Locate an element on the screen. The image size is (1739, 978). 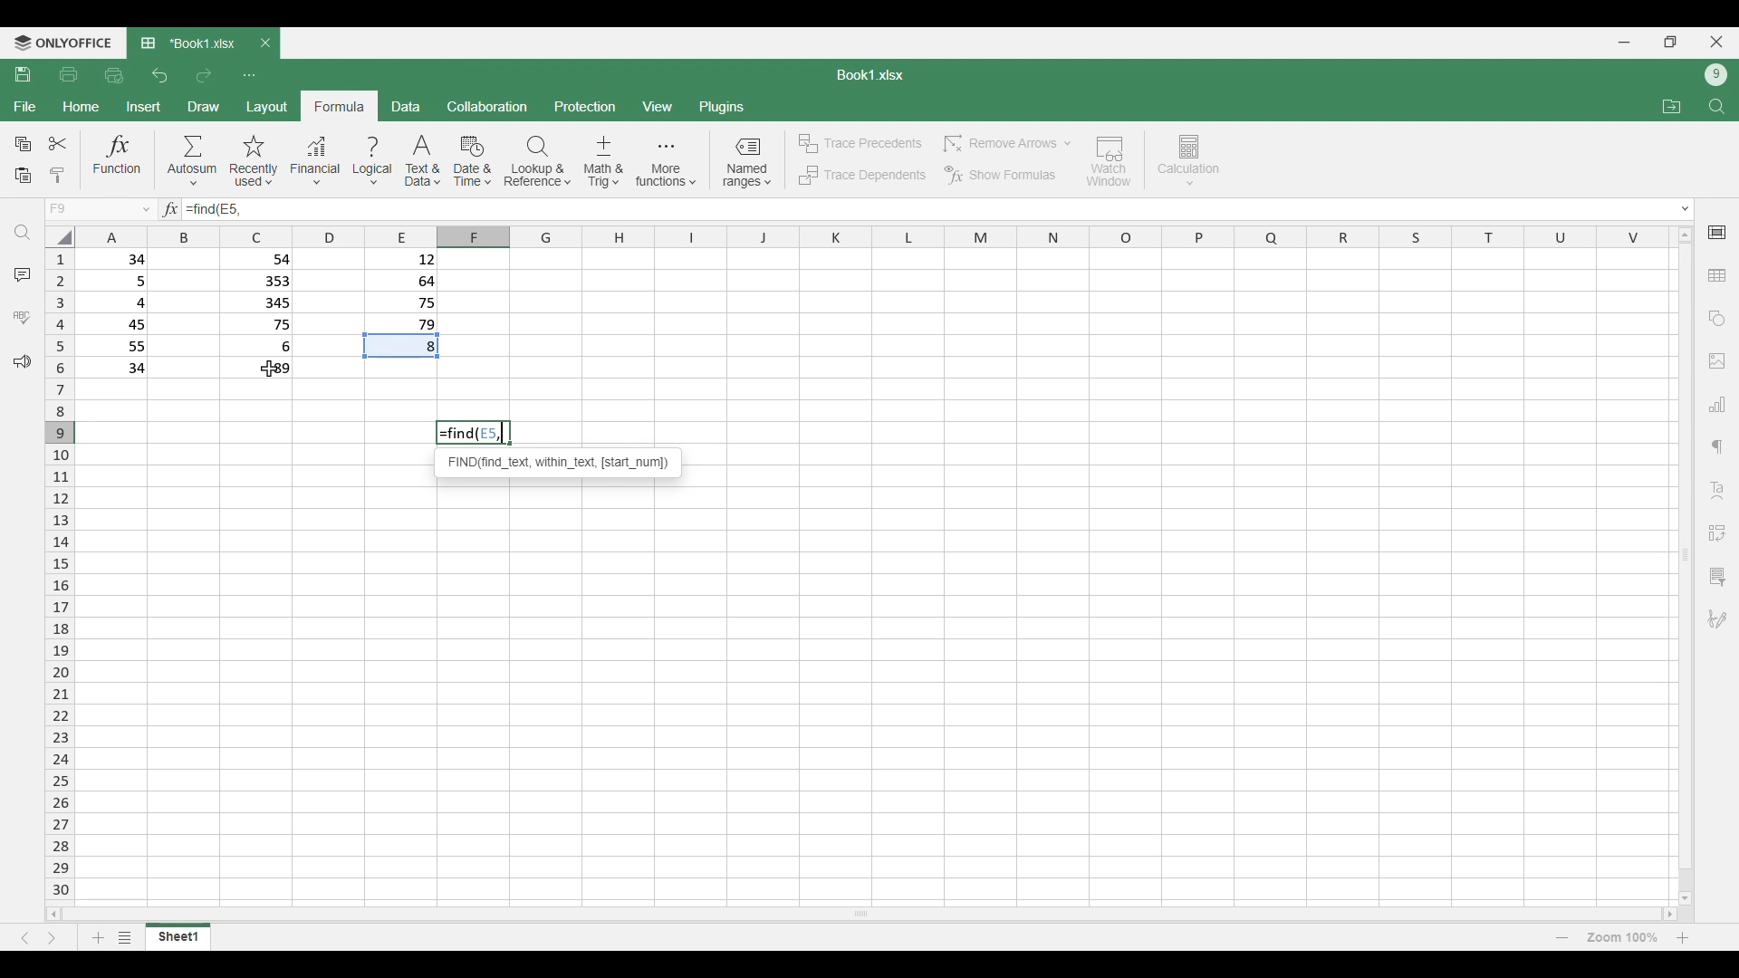
Data menu is located at coordinates (407, 106).